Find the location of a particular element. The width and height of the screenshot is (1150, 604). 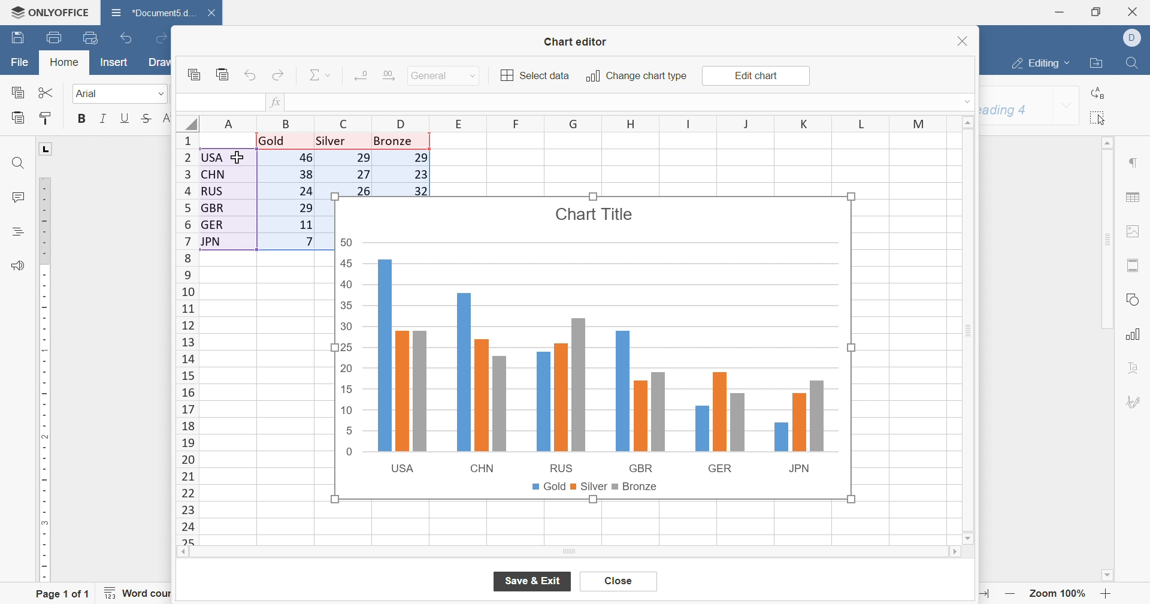

drop down is located at coordinates (474, 76).